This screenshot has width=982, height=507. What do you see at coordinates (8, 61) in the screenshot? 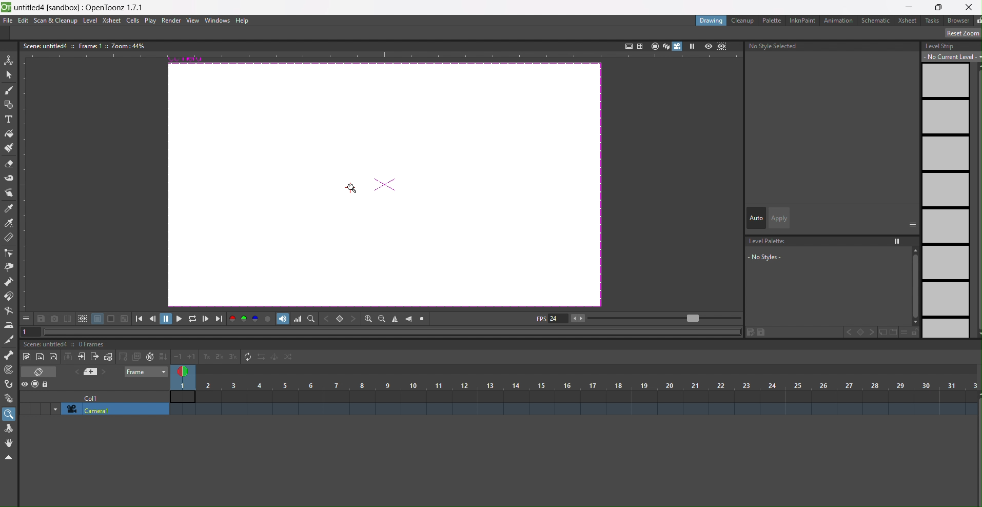
I see `` at bounding box center [8, 61].